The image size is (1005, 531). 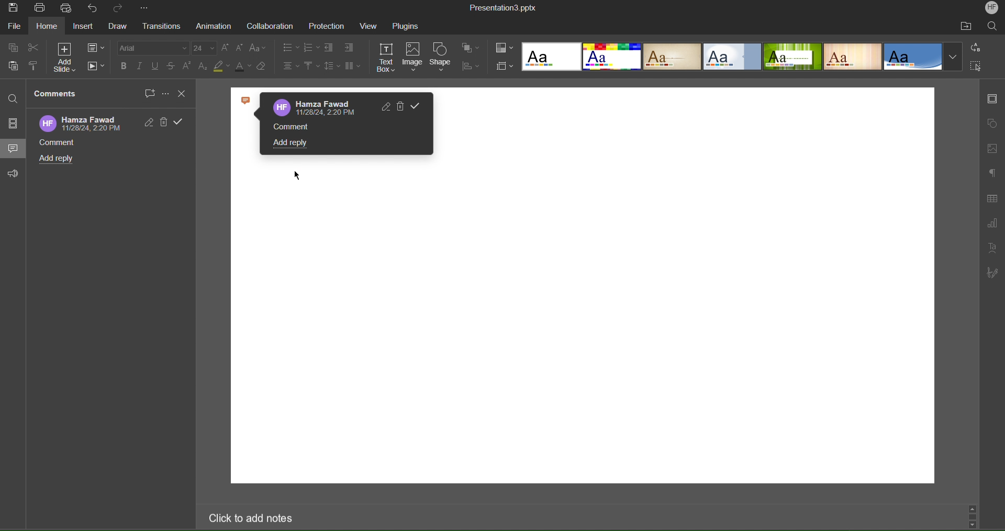 What do you see at coordinates (204, 67) in the screenshot?
I see `Subscript` at bounding box center [204, 67].